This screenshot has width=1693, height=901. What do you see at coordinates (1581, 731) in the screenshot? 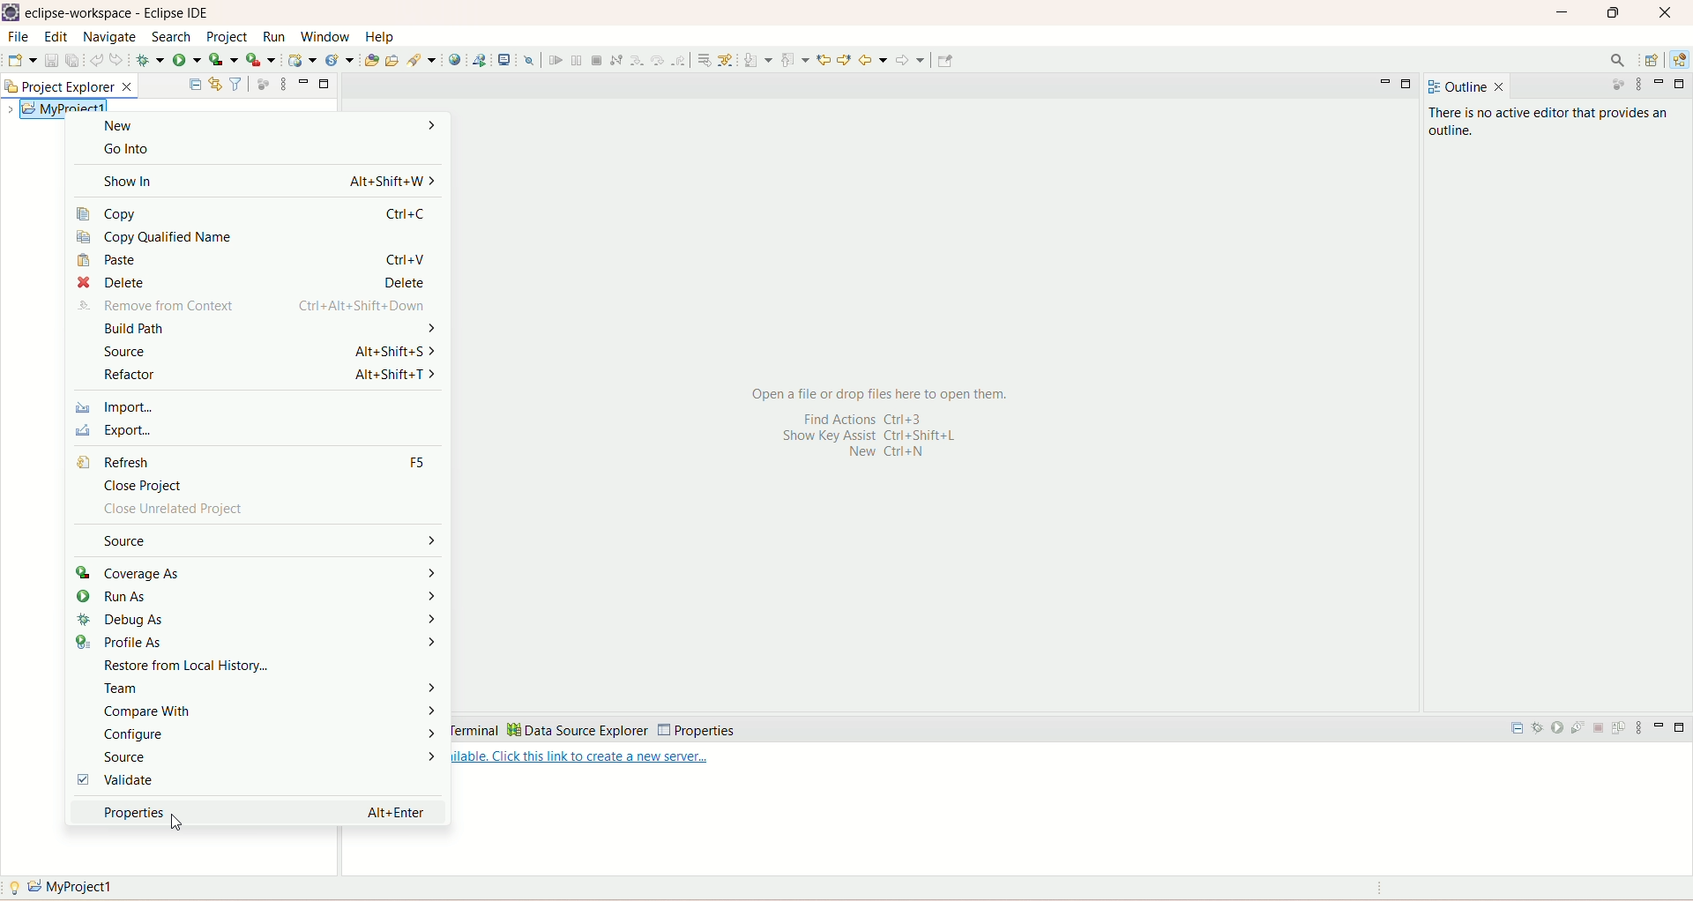
I see `start the server in profiling mode` at bounding box center [1581, 731].